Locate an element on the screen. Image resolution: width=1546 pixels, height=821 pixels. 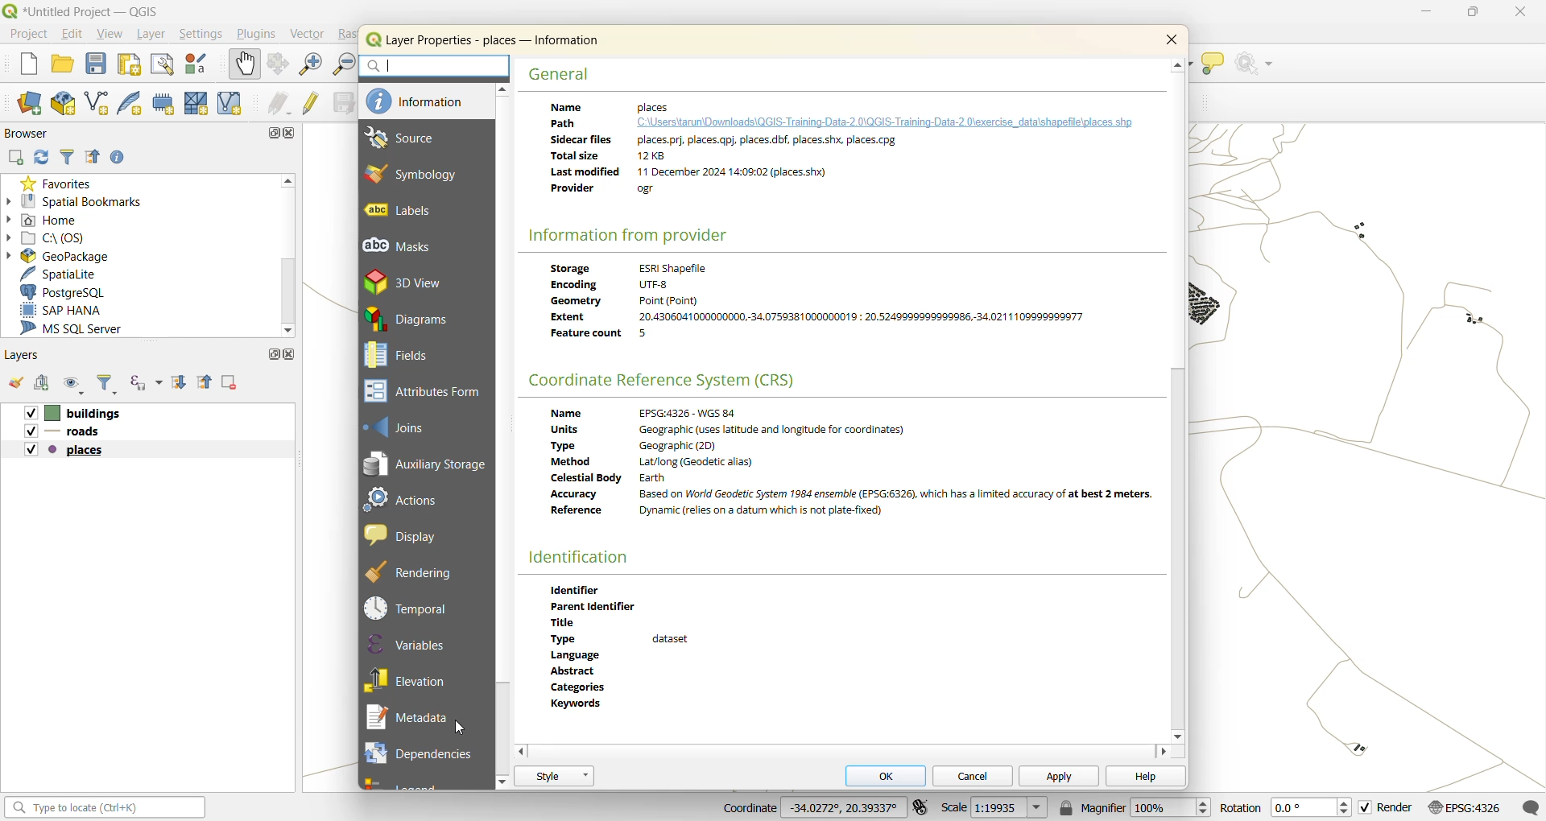
scale is located at coordinates (995, 809).